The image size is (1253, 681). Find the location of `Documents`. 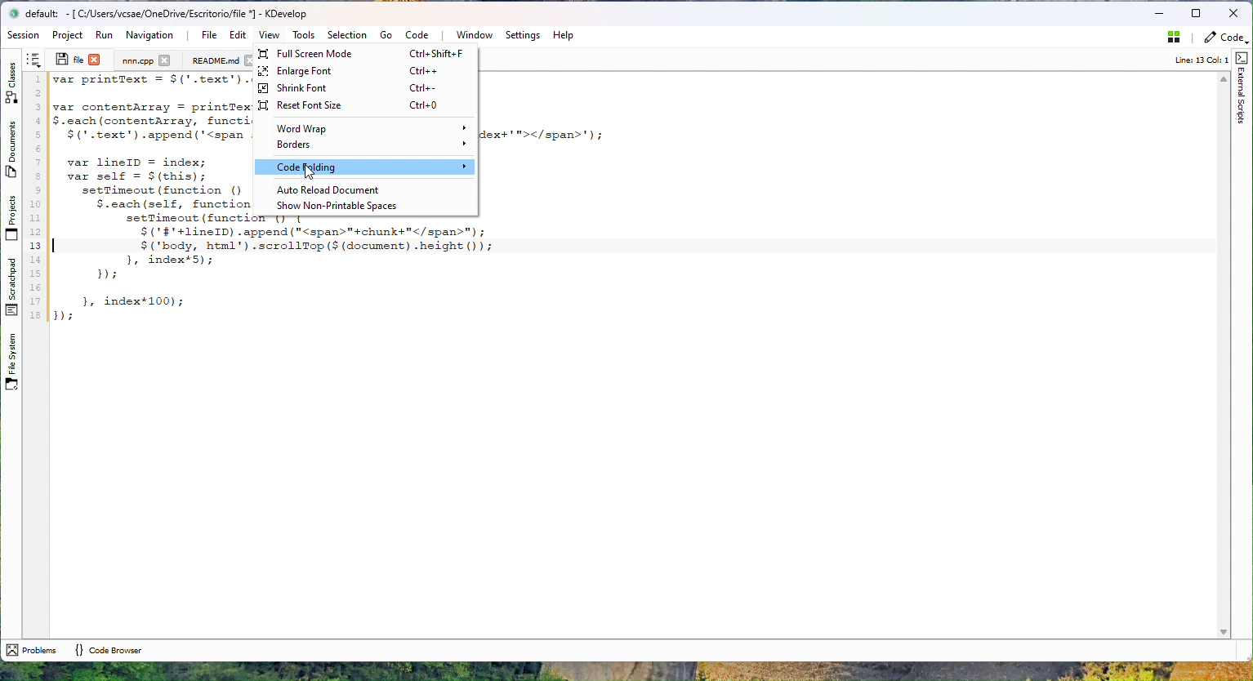

Documents is located at coordinates (12, 152).